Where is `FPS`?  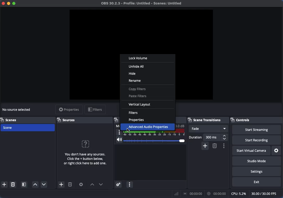 FPS is located at coordinates (266, 194).